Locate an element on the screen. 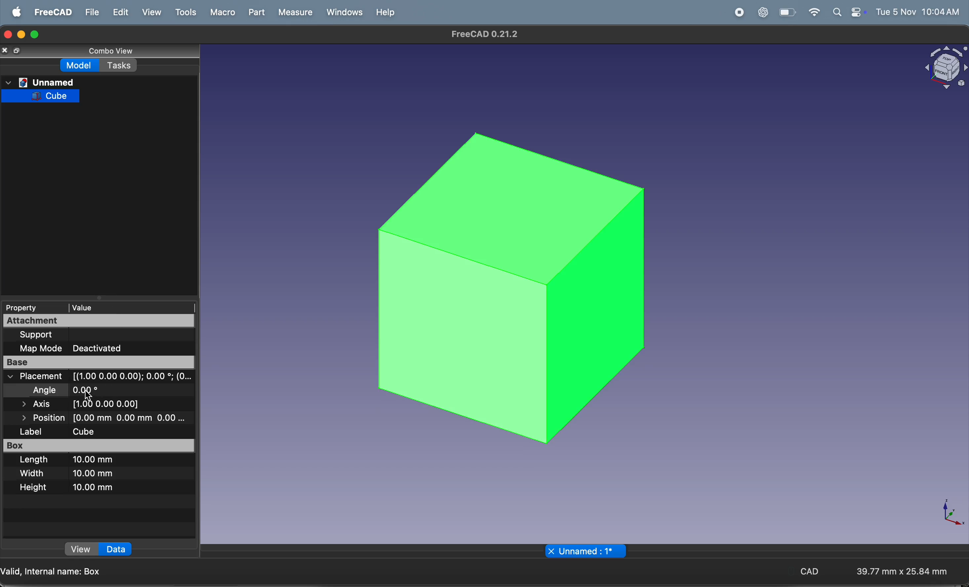 The width and height of the screenshot is (969, 587). attachment is located at coordinates (98, 321).